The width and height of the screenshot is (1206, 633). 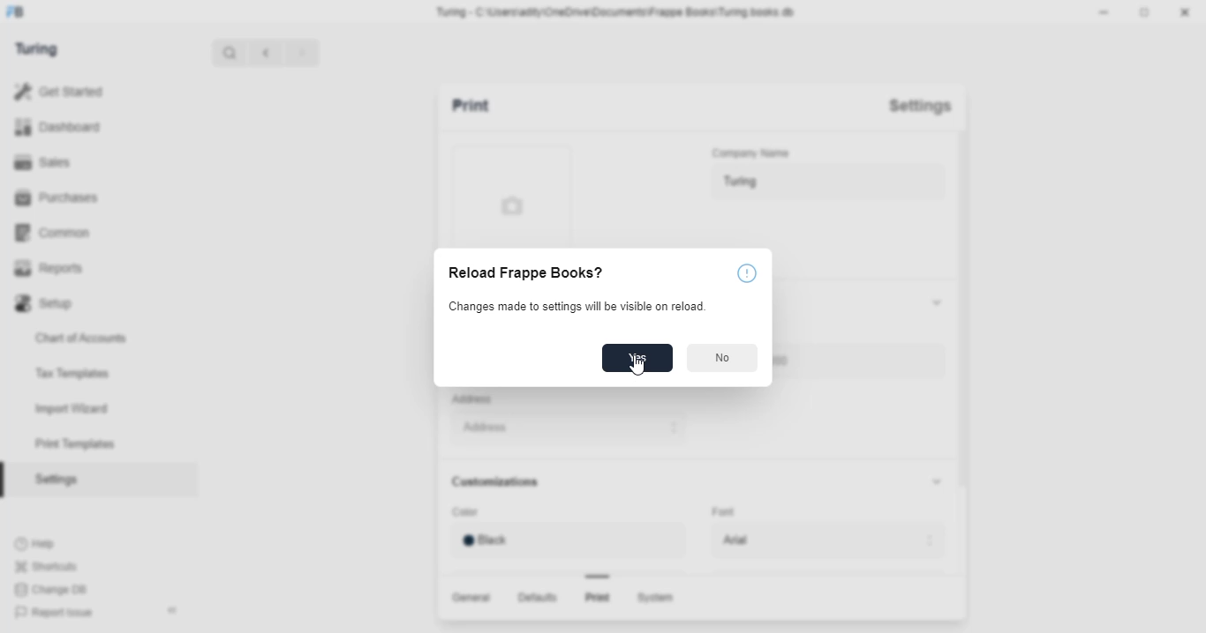 I want to click on minimise, so click(x=1106, y=12).